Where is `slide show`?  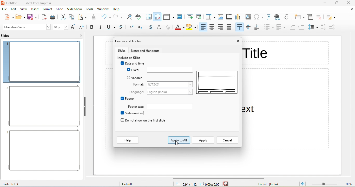
slide show is located at coordinates (75, 9).